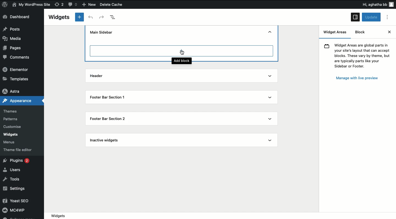 Image resolution: width=396 pixels, height=219 pixels. What do you see at coordinates (270, 32) in the screenshot?
I see `Hide` at bounding box center [270, 32].